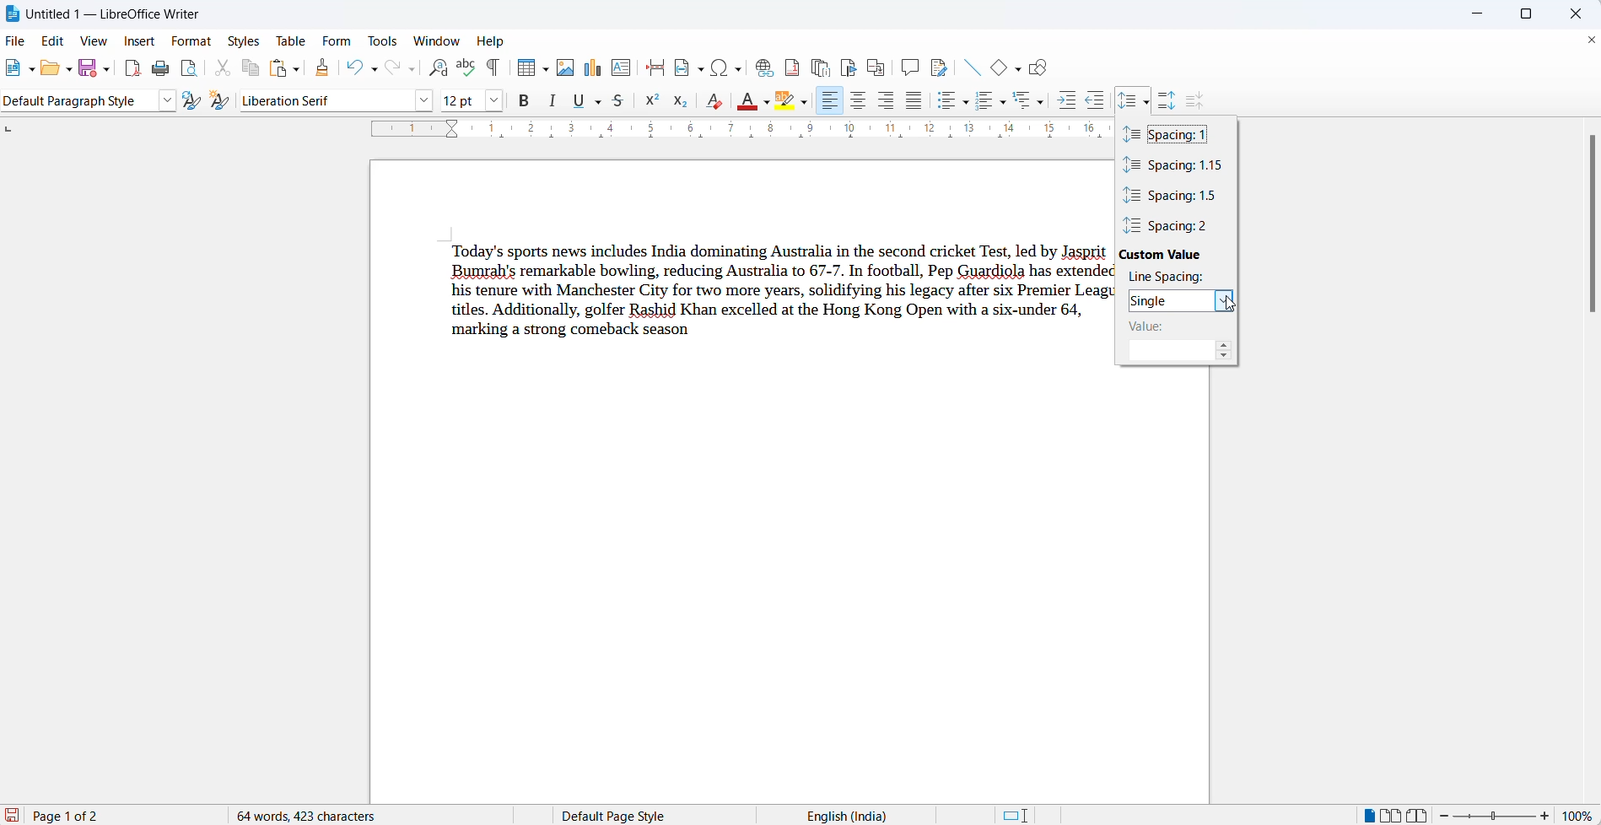  What do you see at coordinates (385, 40) in the screenshot?
I see `tools` at bounding box center [385, 40].